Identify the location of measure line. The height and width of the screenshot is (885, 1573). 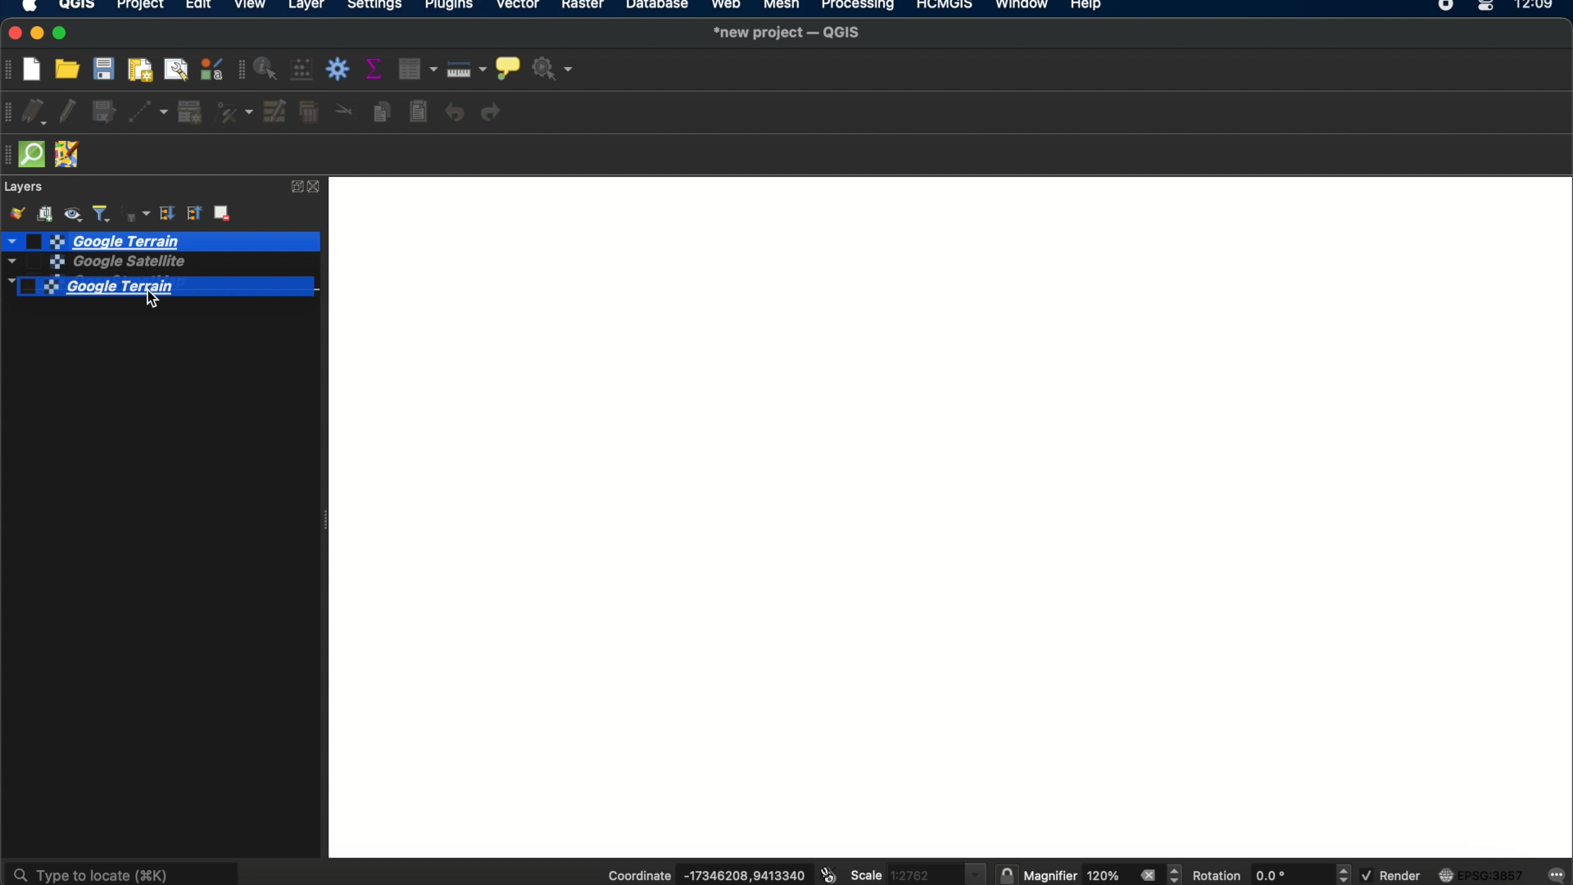
(468, 69).